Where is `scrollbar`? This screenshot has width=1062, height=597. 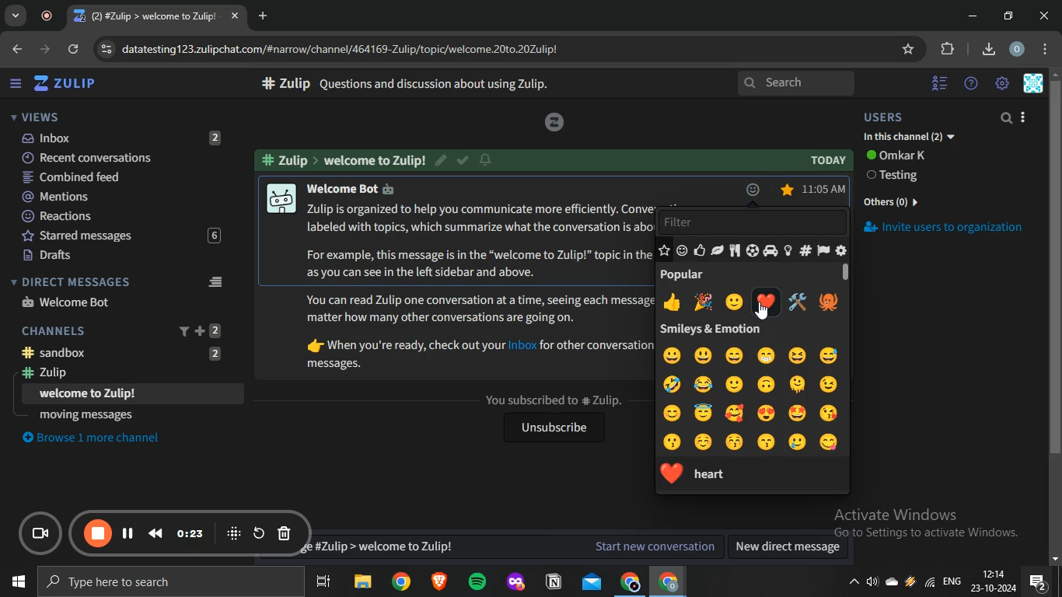 scrollbar is located at coordinates (1055, 319).